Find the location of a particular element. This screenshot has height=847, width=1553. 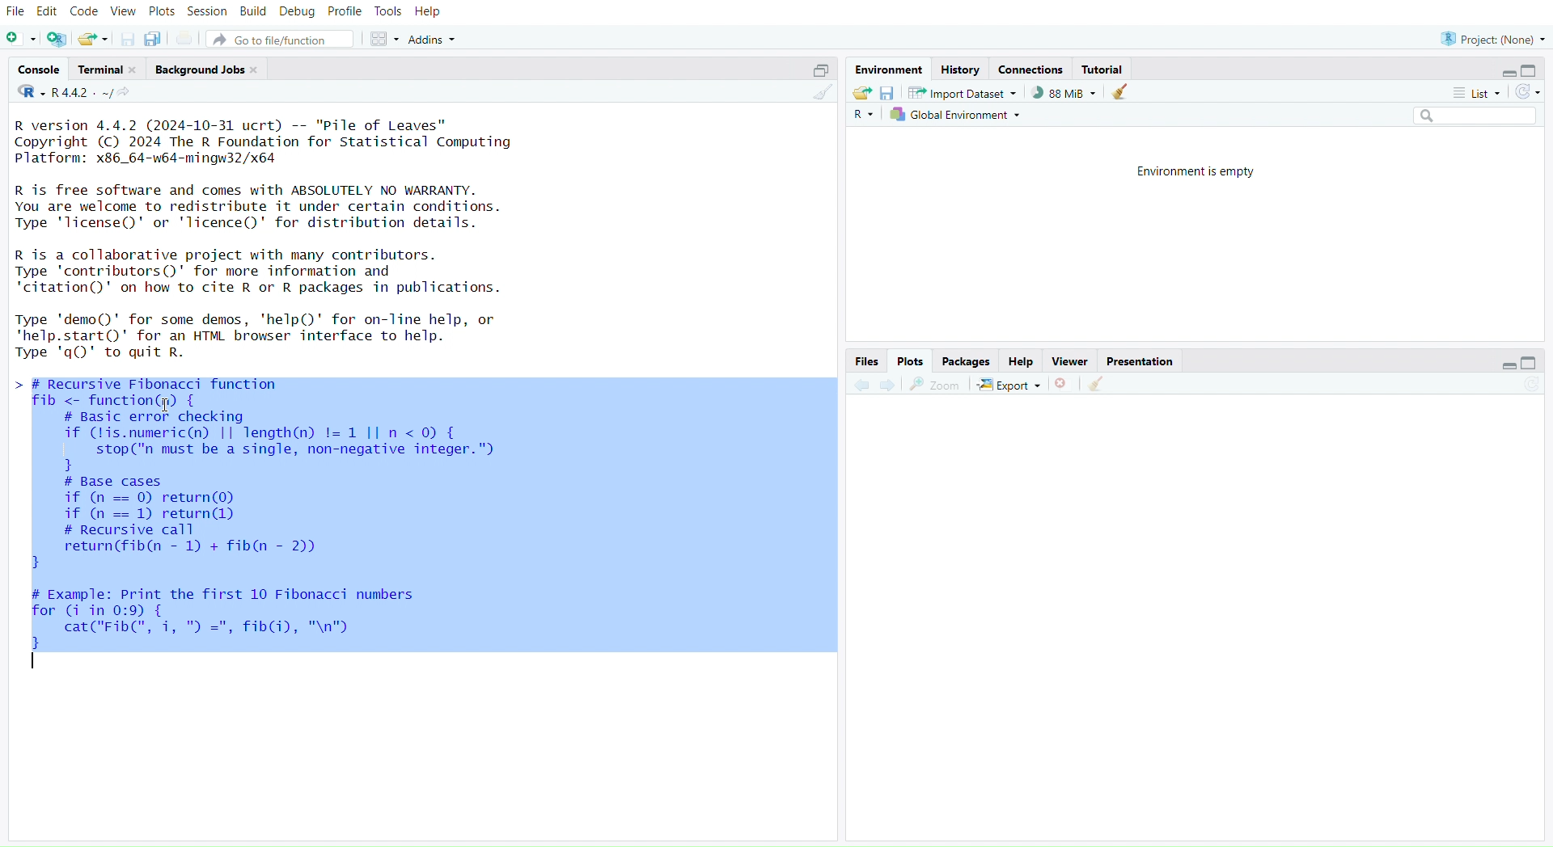

refresh list is located at coordinates (1525, 93).